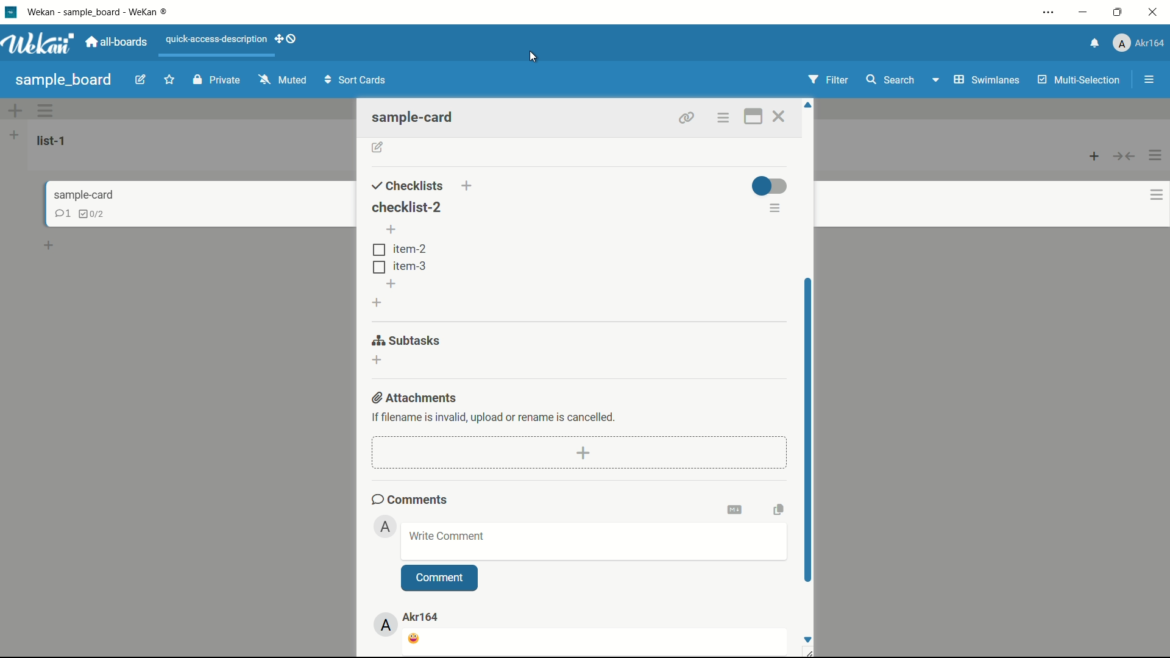 This screenshot has width=1170, height=658. What do you see at coordinates (684, 116) in the screenshot?
I see `link` at bounding box center [684, 116].